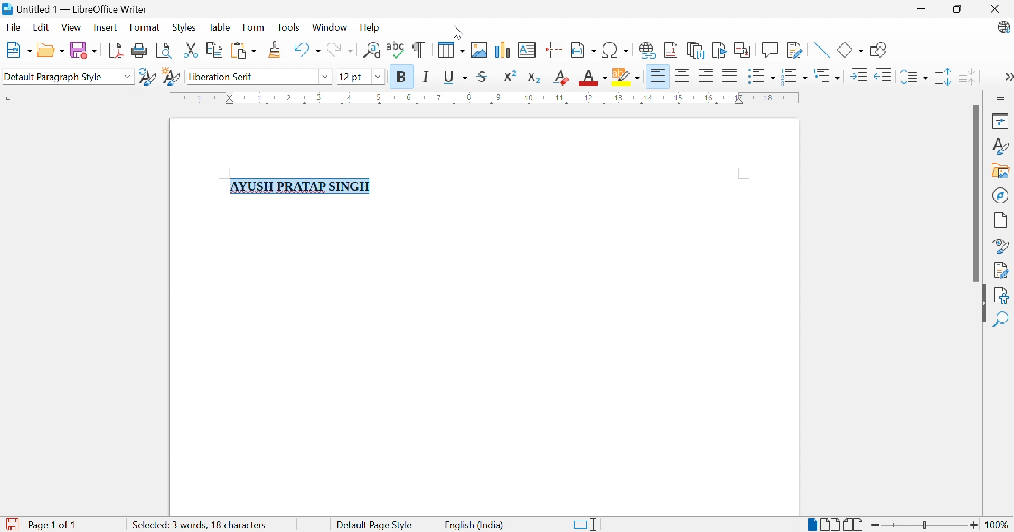 The image size is (1014, 532). I want to click on Default Page Style, so click(376, 524).